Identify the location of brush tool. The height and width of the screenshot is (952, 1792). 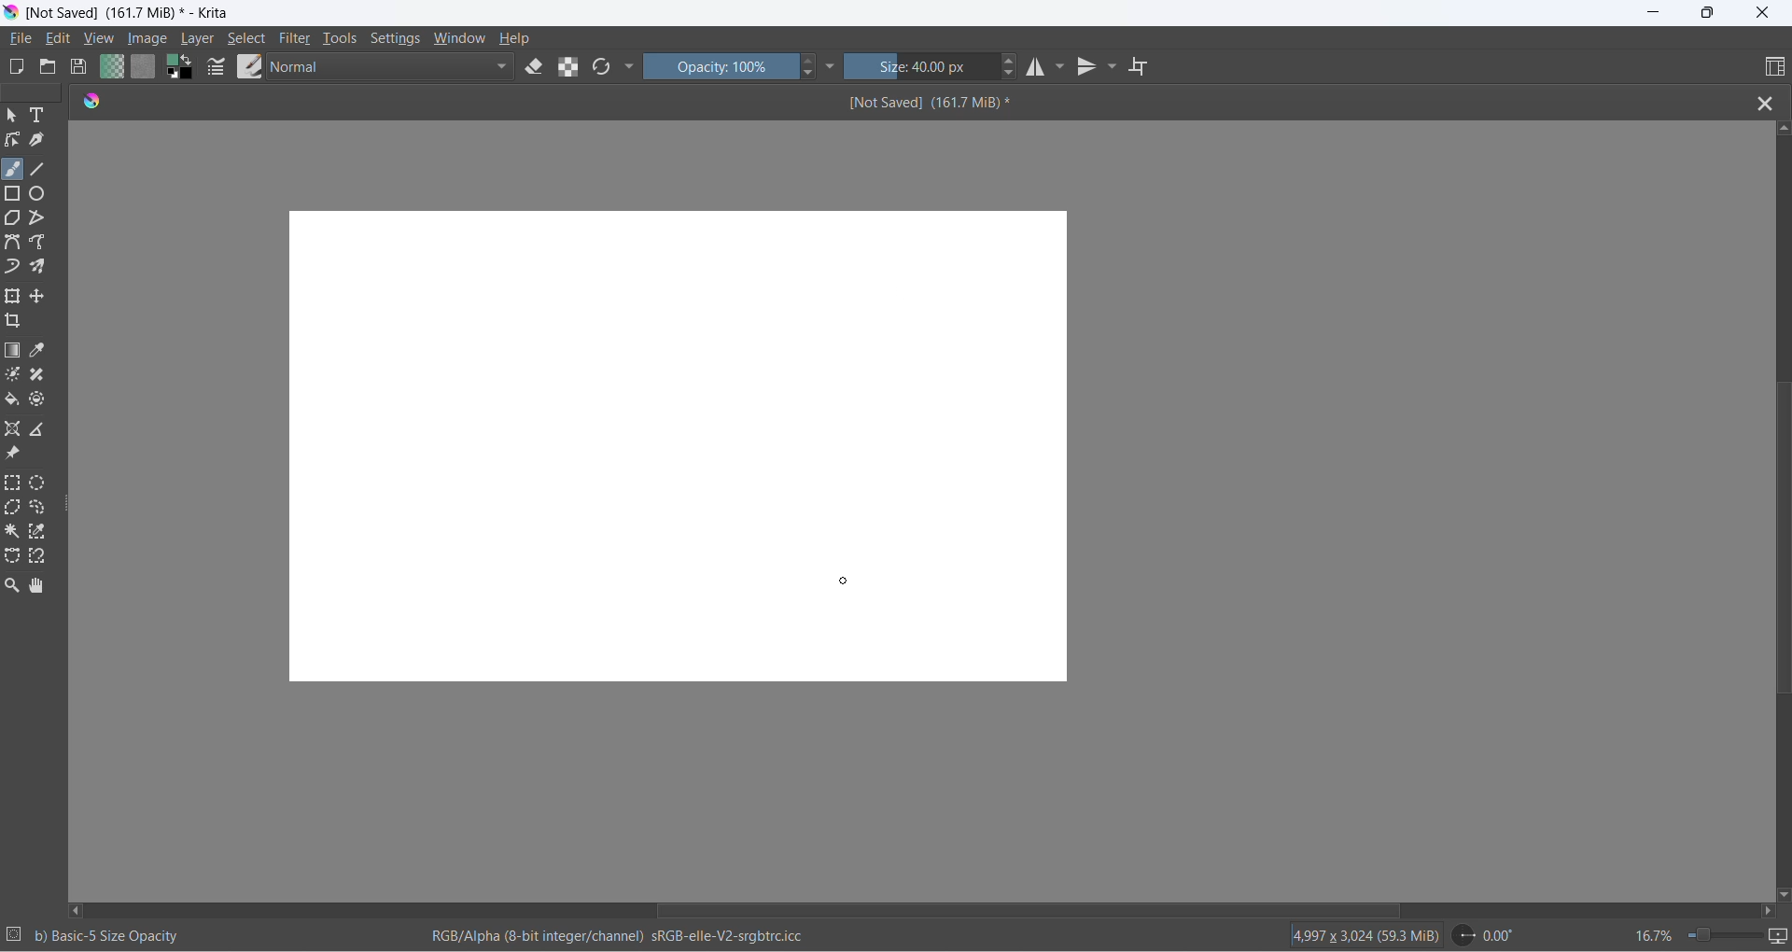
(14, 169).